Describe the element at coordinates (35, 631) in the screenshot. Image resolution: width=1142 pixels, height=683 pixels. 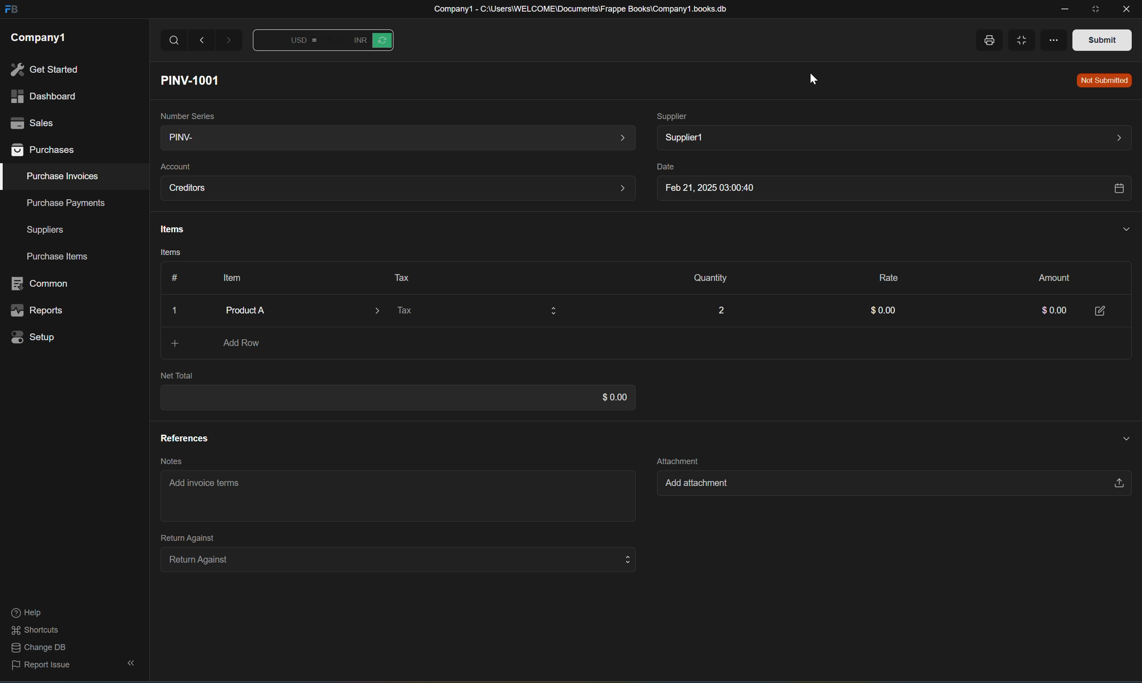
I see `shortcuts` at that location.